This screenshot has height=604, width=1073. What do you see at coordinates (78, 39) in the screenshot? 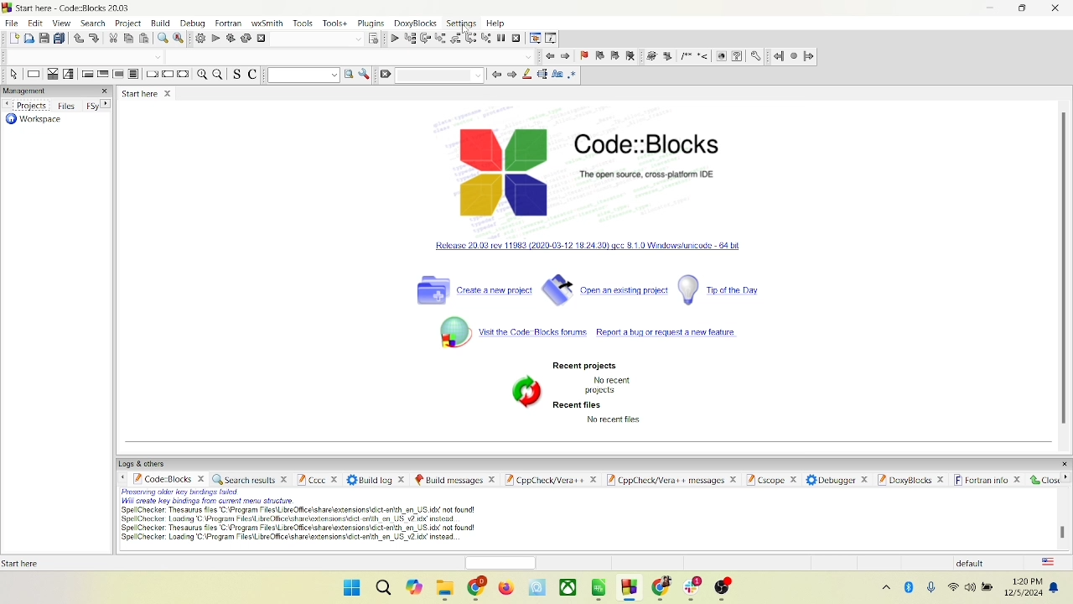
I see `undo` at bounding box center [78, 39].